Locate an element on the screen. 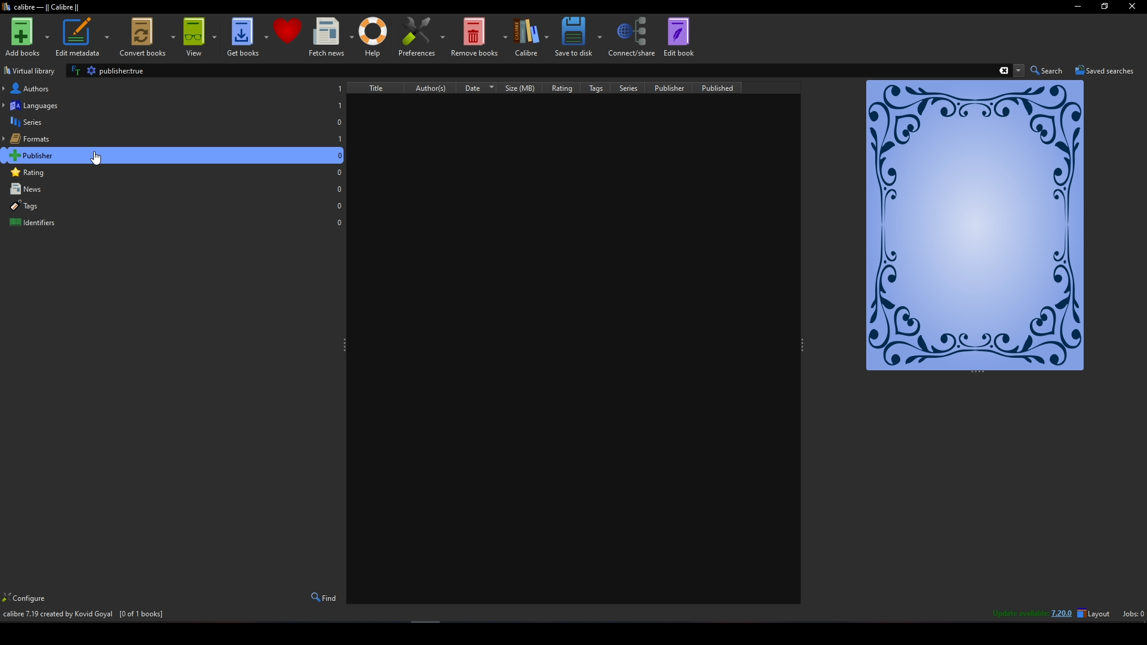  Saved searches is located at coordinates (1105, 70).